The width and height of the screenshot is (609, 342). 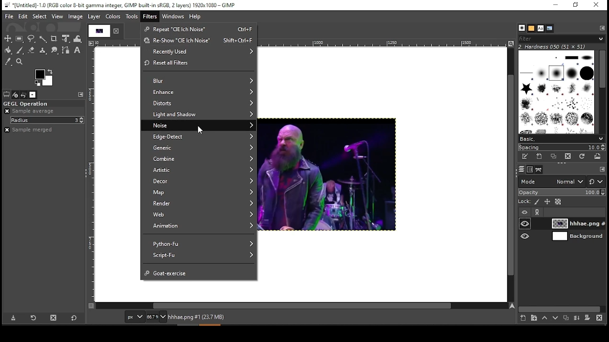 What do you see at coordinates (24, 94) in the screenshot?
I see `undo history` at bounding box center [24, 94].